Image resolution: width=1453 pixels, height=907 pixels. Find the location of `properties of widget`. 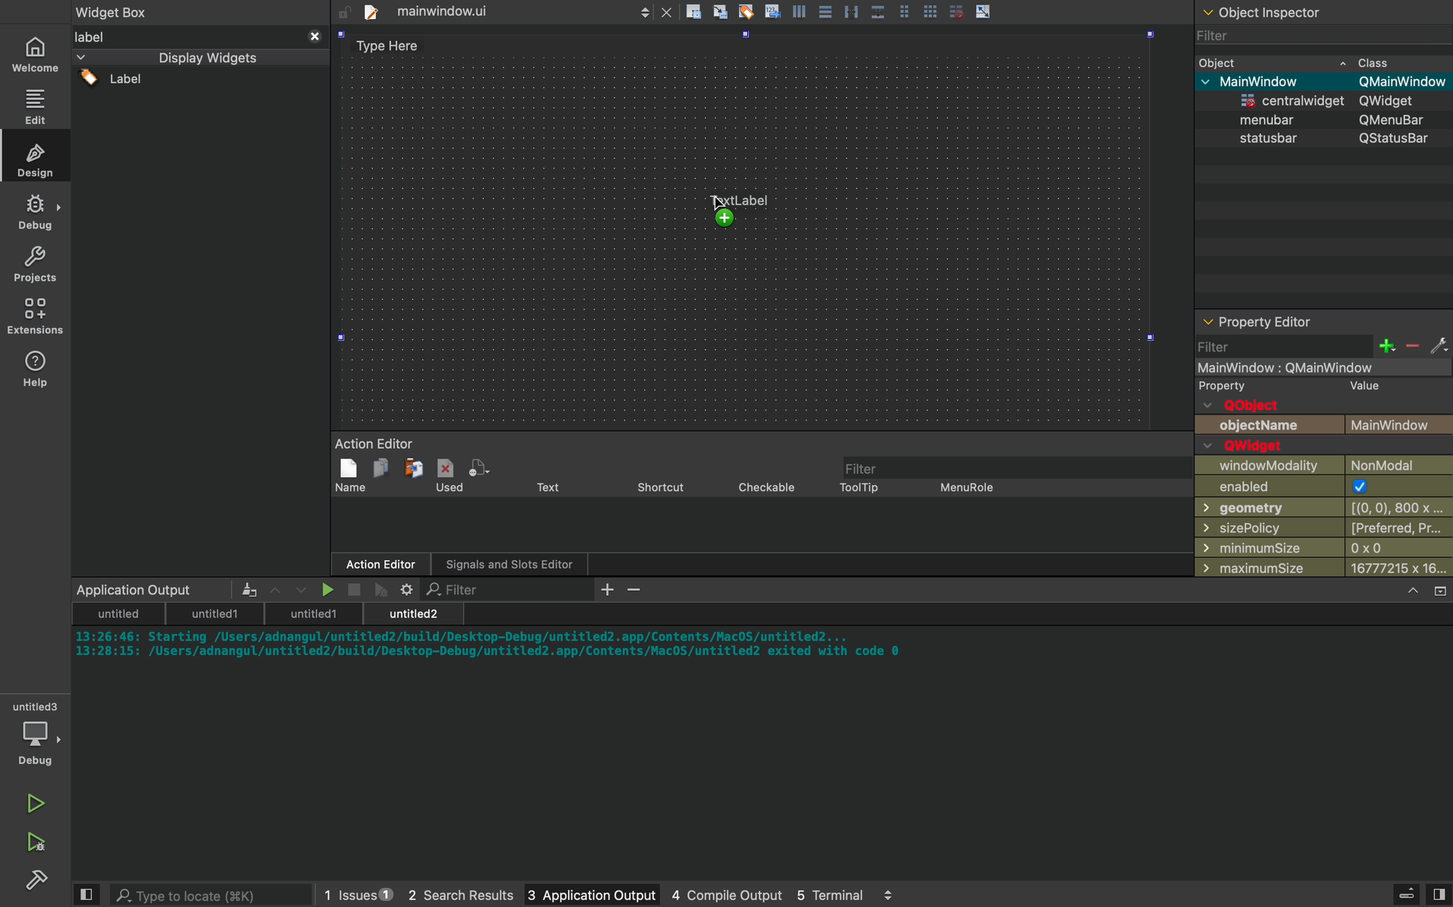

properties of widget is located at coordinates (1326, 446).